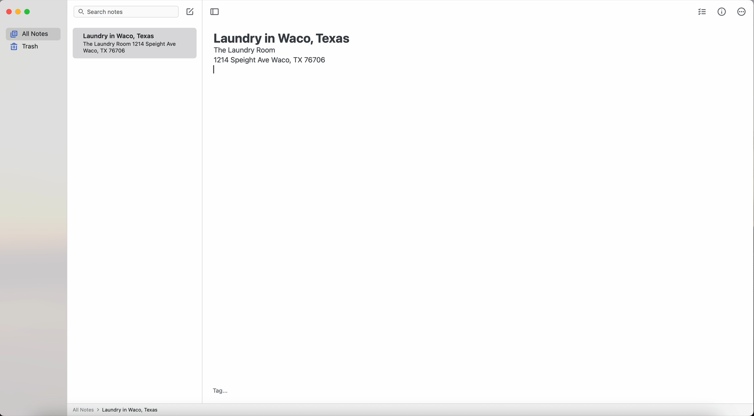 Image resolution: width=754 pixels, height=416 pixels. Describe the element at coordinates (127, 12) in the screenshot. I see `search bar` at that location.